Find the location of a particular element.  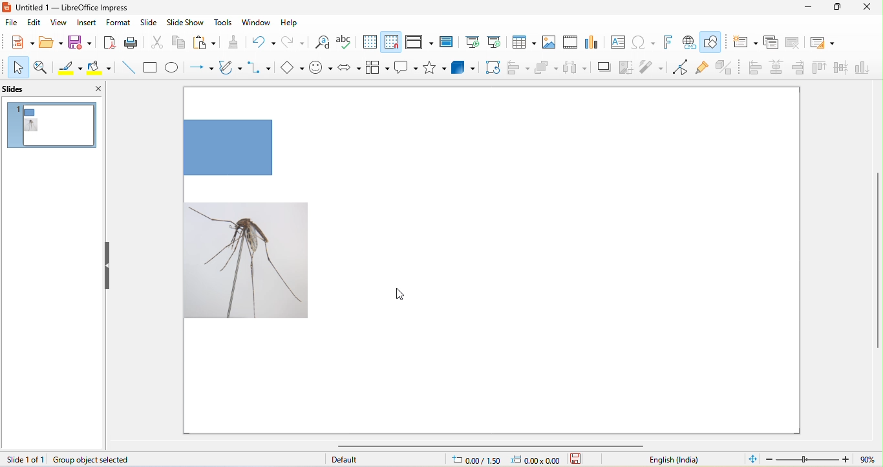

basic shapes is located at coordinates (291, 69).